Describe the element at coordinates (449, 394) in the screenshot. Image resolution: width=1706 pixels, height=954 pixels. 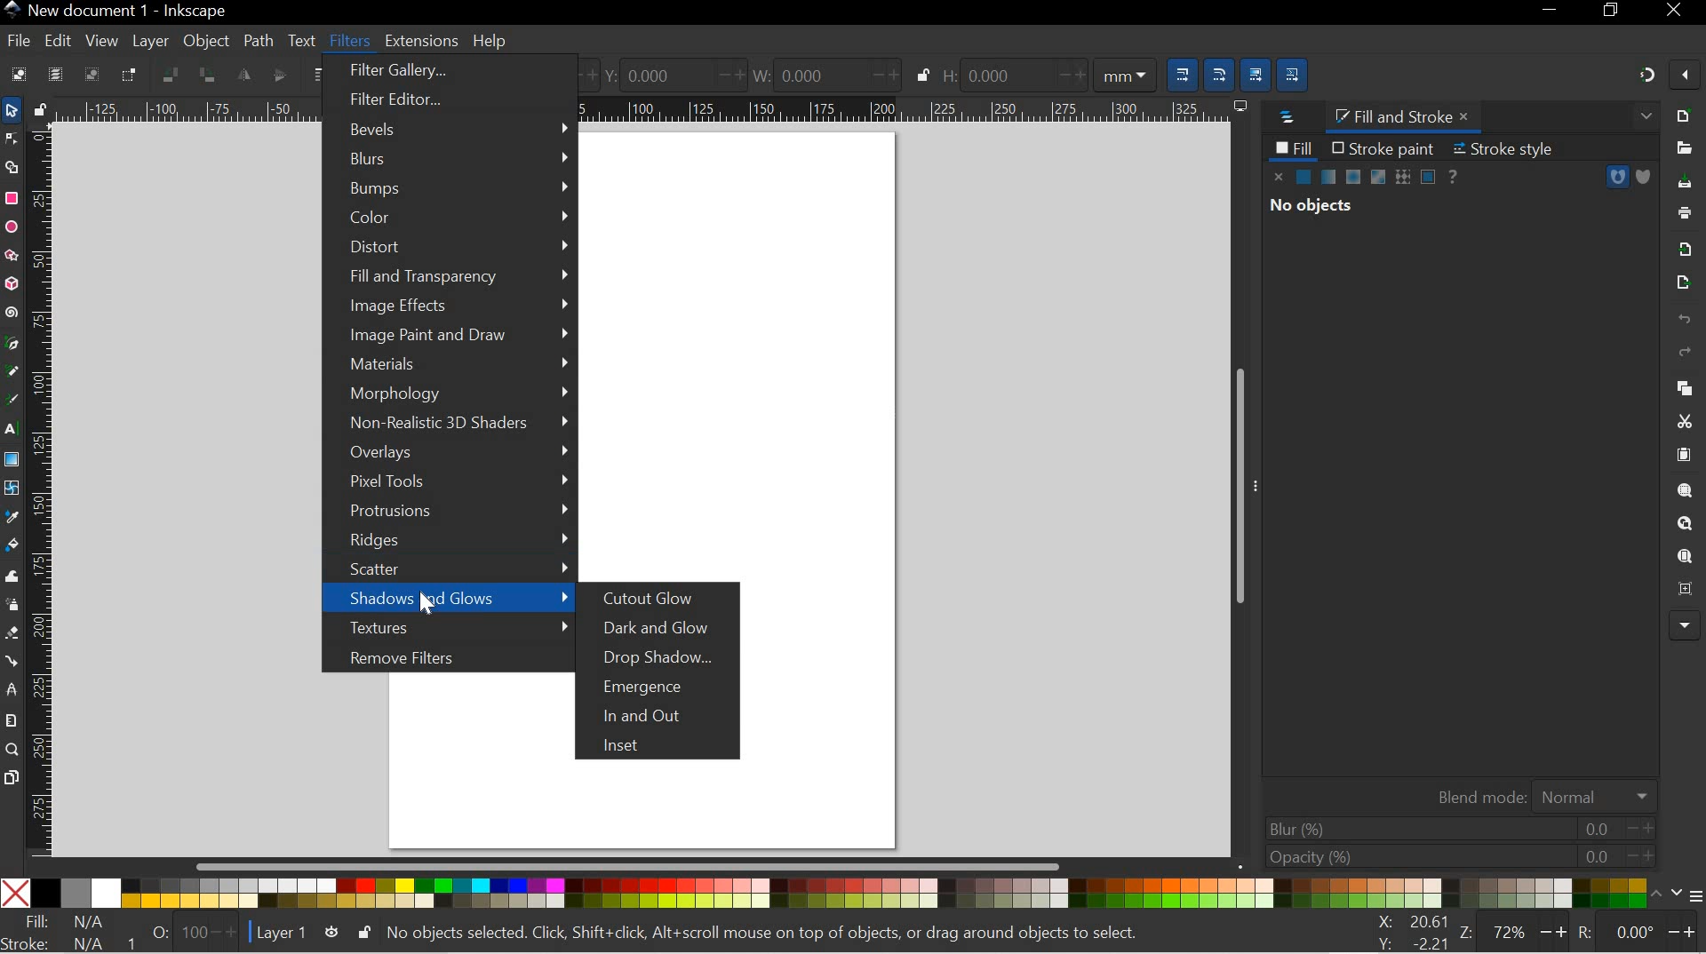
I see `MORPHOLOGY` at that location.